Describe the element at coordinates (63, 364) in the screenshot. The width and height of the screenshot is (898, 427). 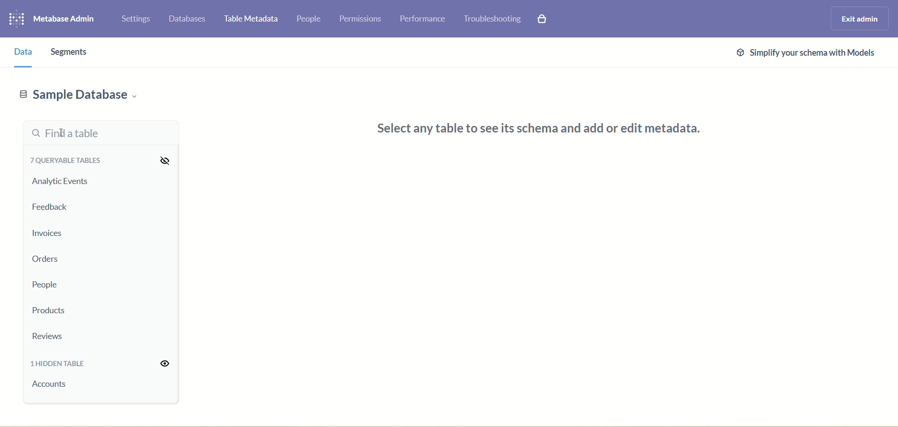
I see `1 hidden table` at that location.